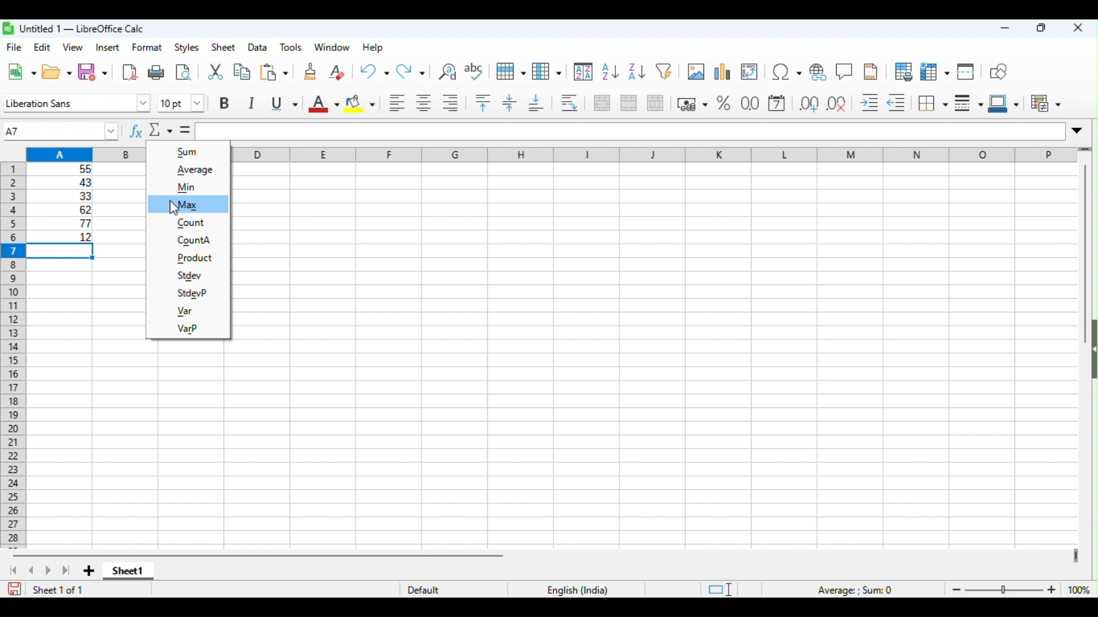 The height and width of the screenshot is (617, 1098). Describe the element at coordinates (148, 47) in the screenshot. I see `format` at that location.